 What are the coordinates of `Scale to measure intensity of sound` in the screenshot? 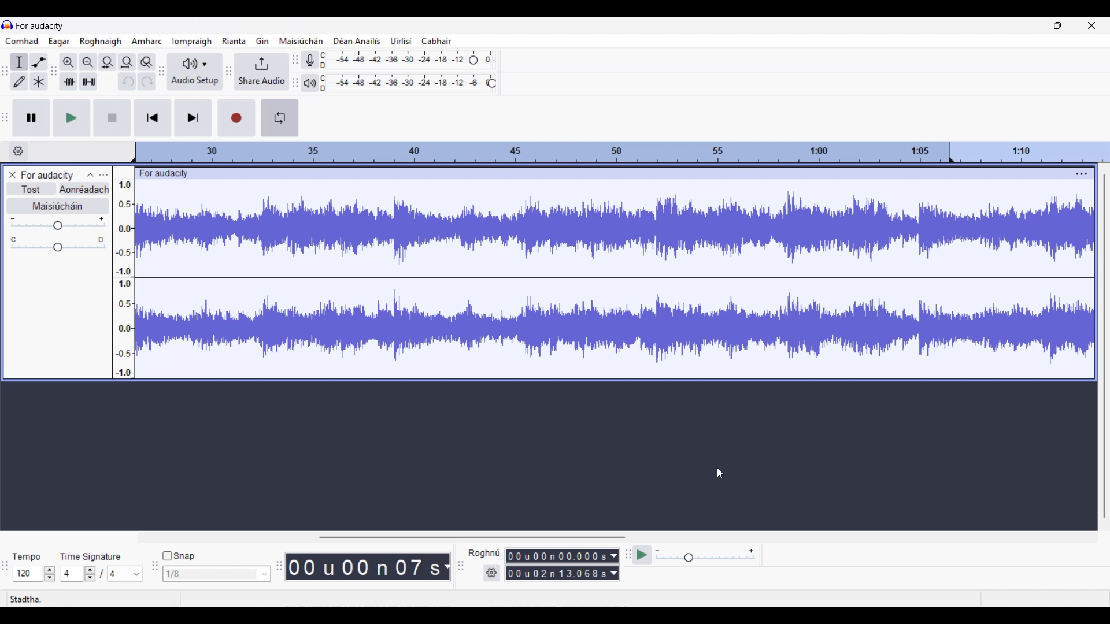 It's located at (124, 278).